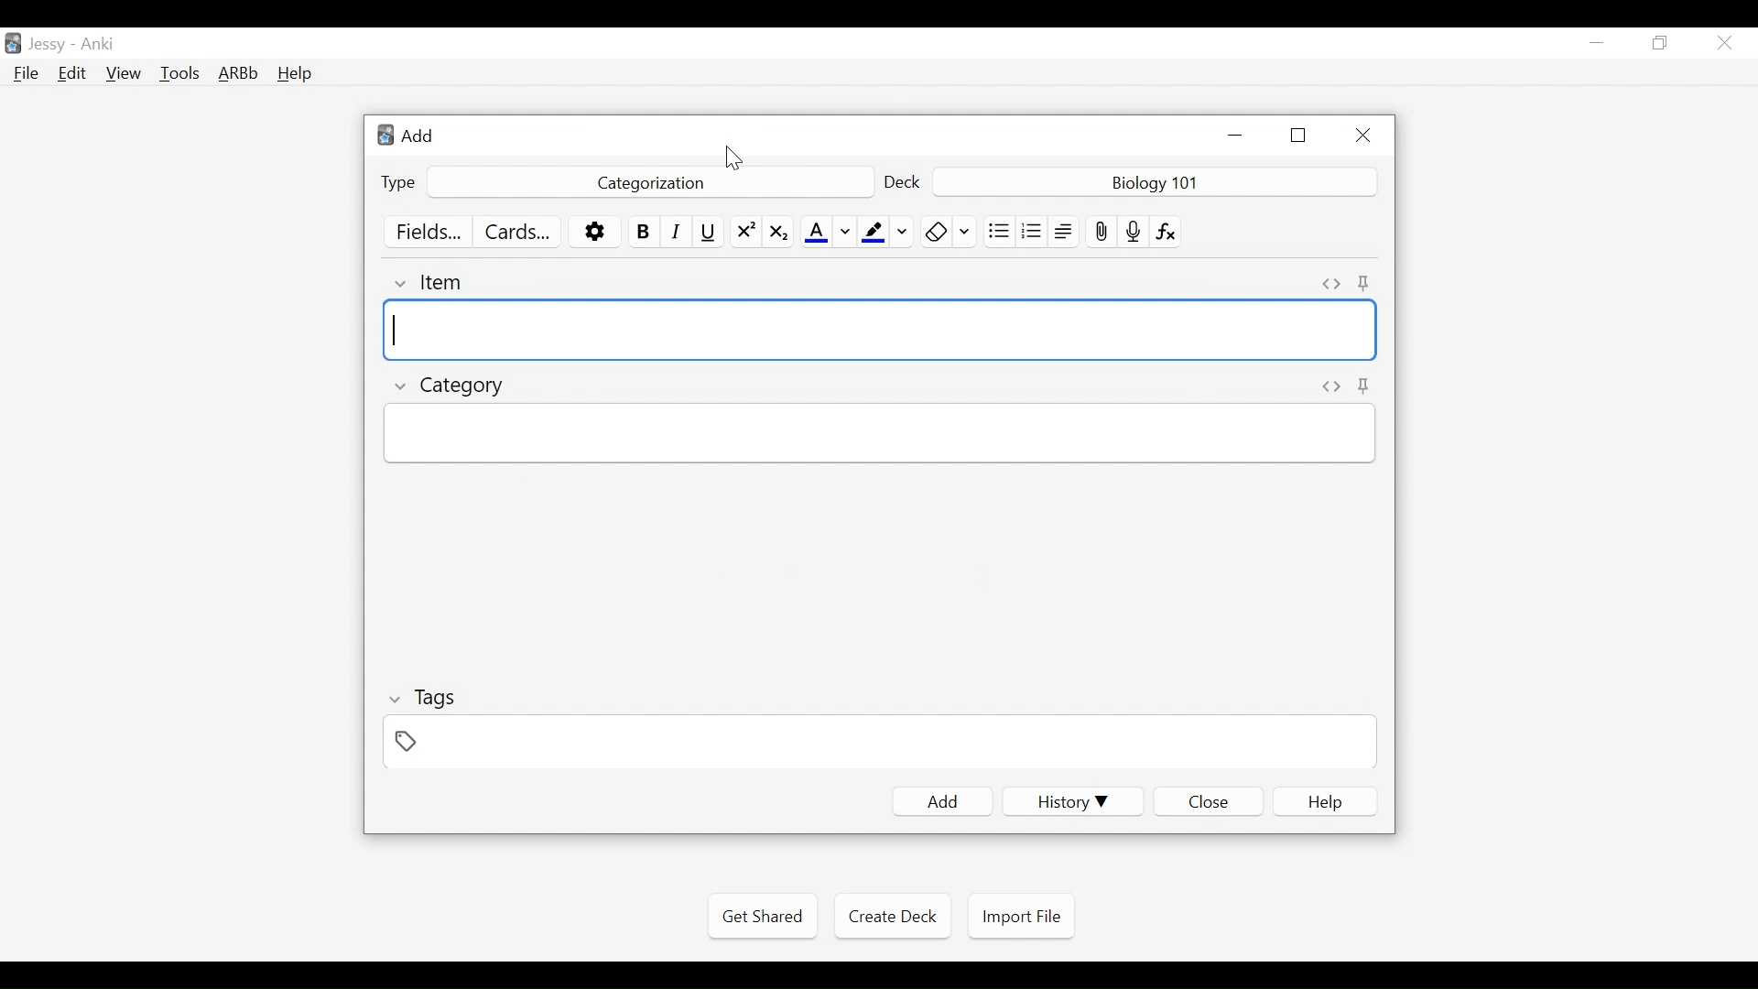  What do you see at coordinates (239, 73) in the screenshot?
I see `Advanced Review Button bar` at bounding box center [239, 73].